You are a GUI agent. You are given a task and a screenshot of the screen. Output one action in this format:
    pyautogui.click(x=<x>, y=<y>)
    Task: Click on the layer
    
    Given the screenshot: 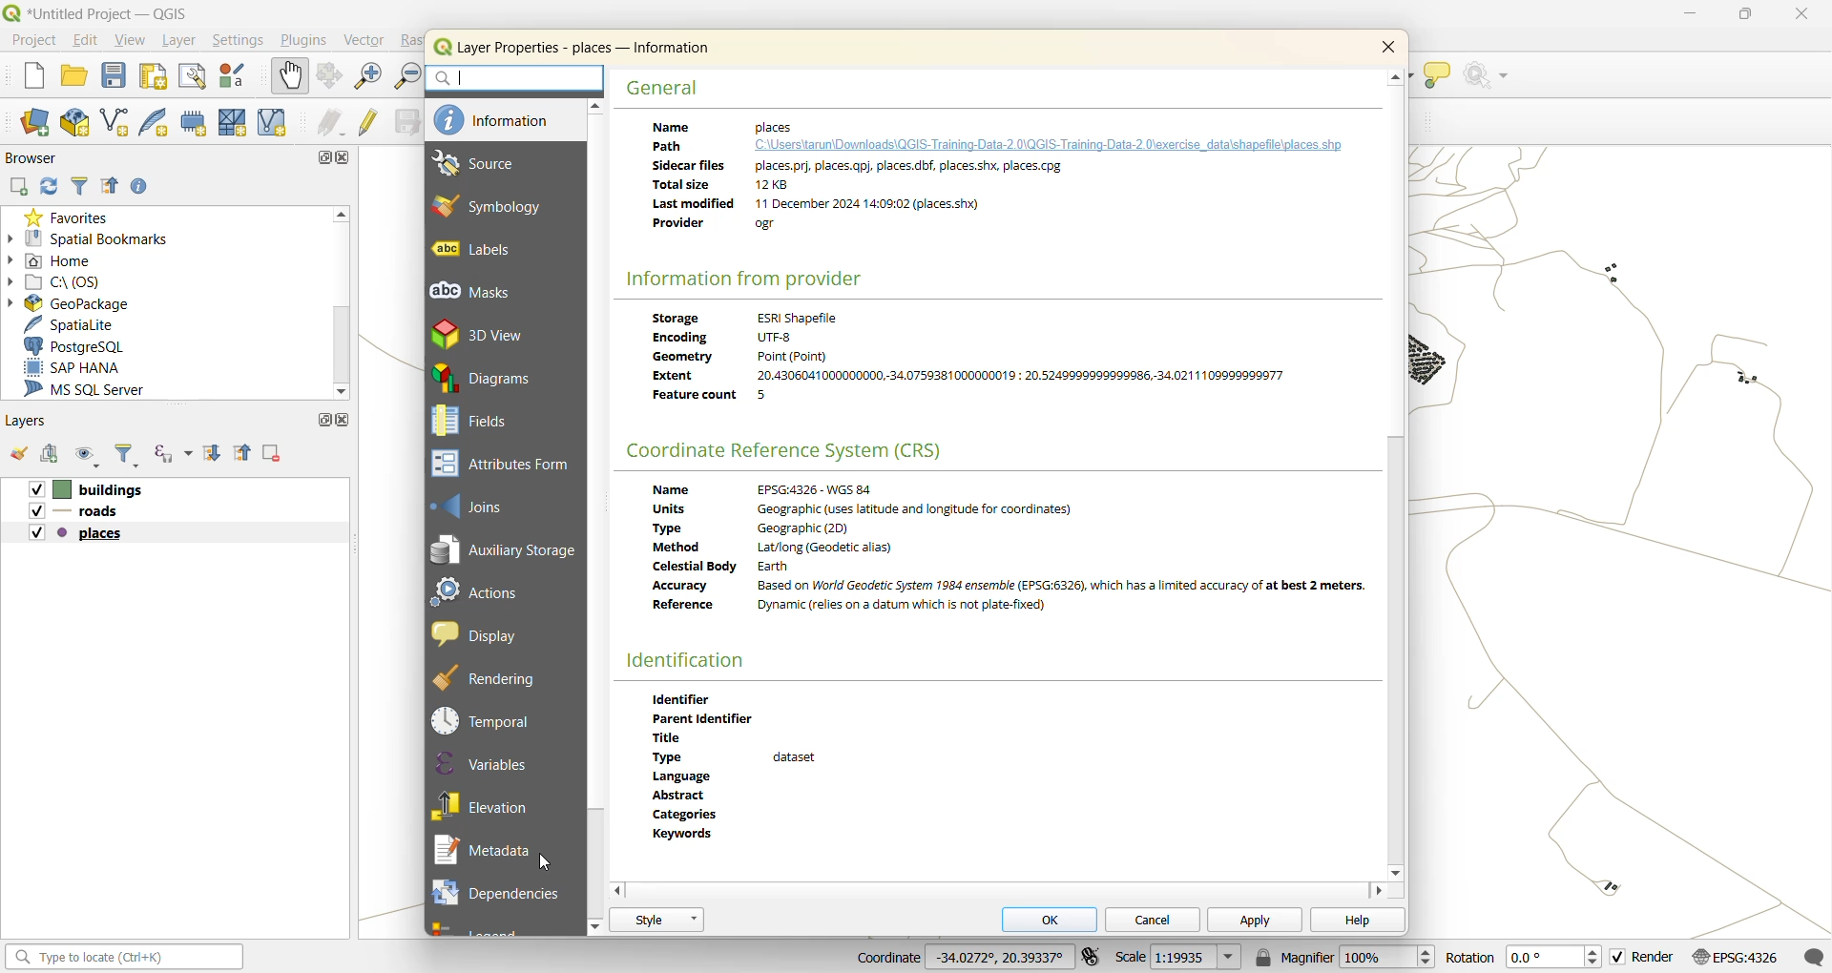 What is the action you would take?
    pyautogui.click(x=184, y=43)
    